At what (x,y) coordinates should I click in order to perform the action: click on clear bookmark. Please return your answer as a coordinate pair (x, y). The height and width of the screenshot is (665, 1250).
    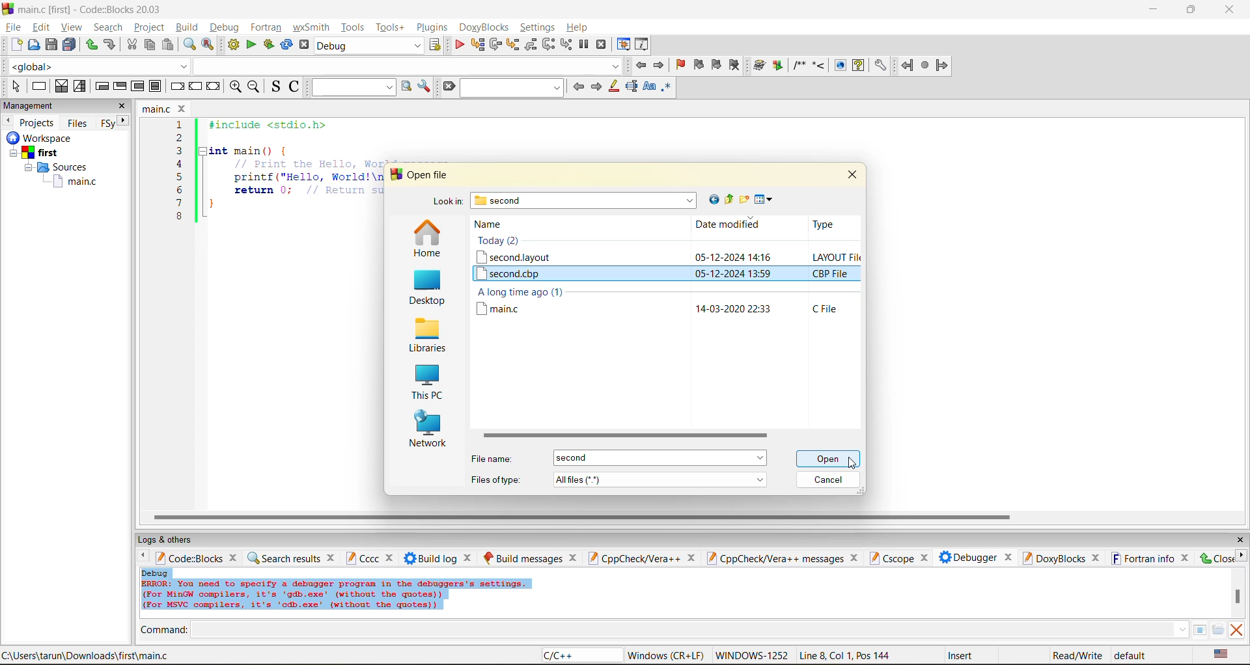
    Looking at the image, I should click on (734, 64).